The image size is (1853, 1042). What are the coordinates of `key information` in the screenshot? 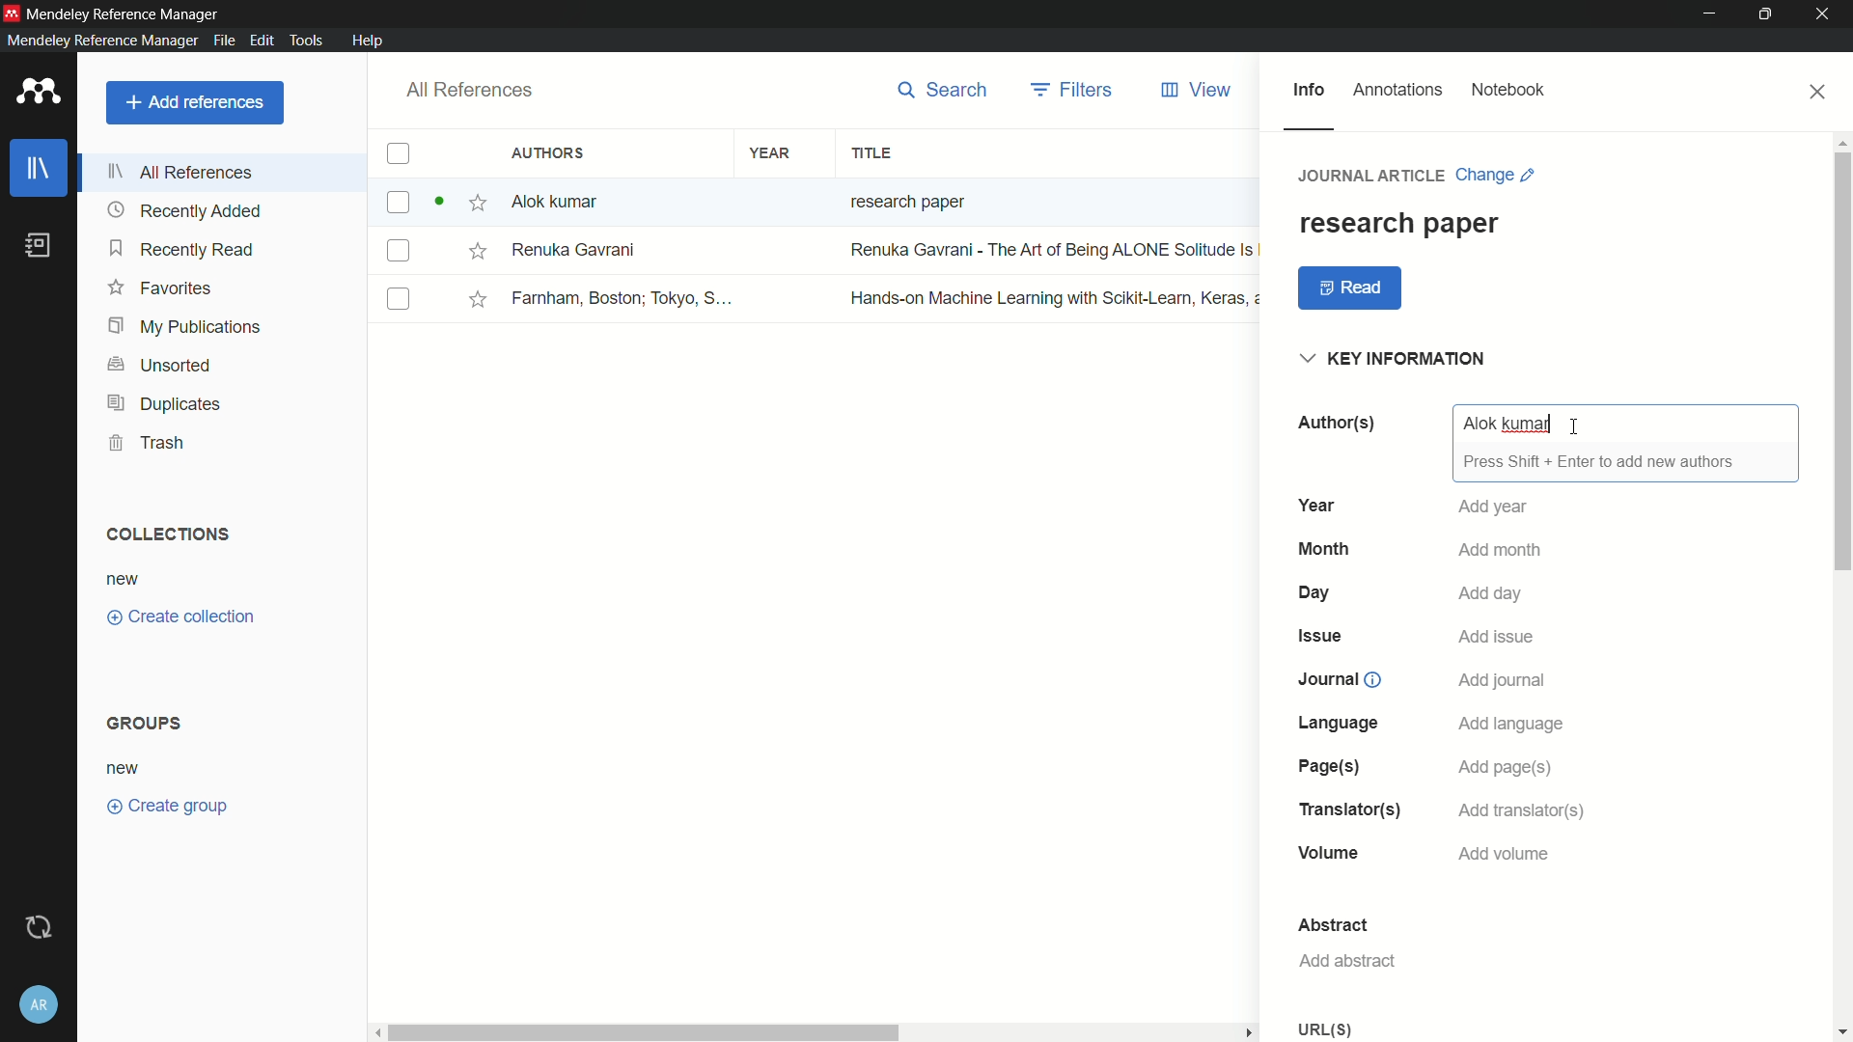 It's located at (1397, 360).